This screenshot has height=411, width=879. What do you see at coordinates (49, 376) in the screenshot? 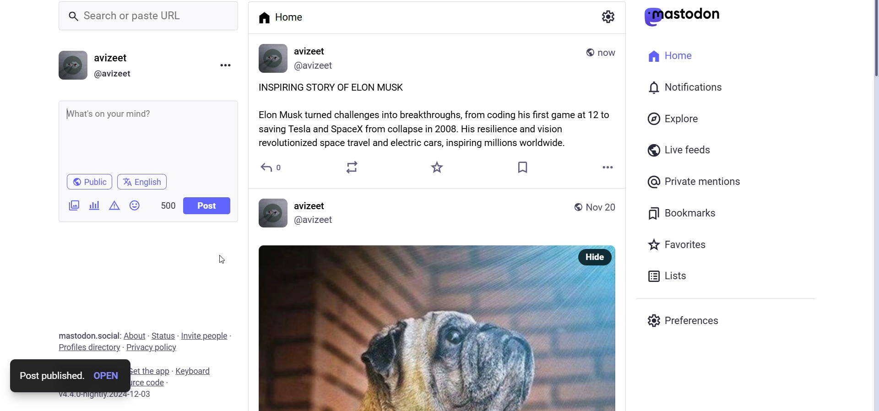
I see `post published` at bounding box center [49, 376].